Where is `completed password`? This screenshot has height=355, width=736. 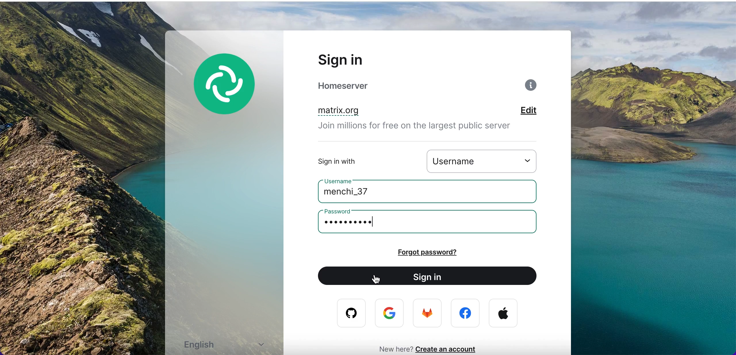 completed password is located at coordinates (355, 223).